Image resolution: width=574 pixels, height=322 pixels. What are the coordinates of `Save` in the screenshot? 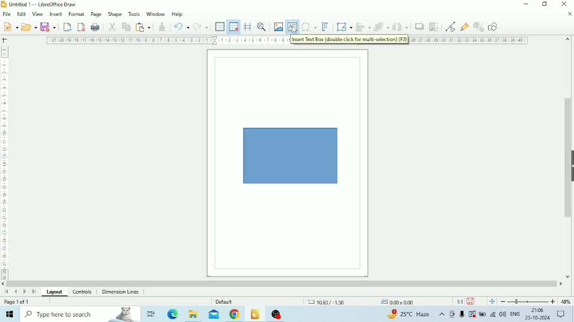 It's located at (471, 301).